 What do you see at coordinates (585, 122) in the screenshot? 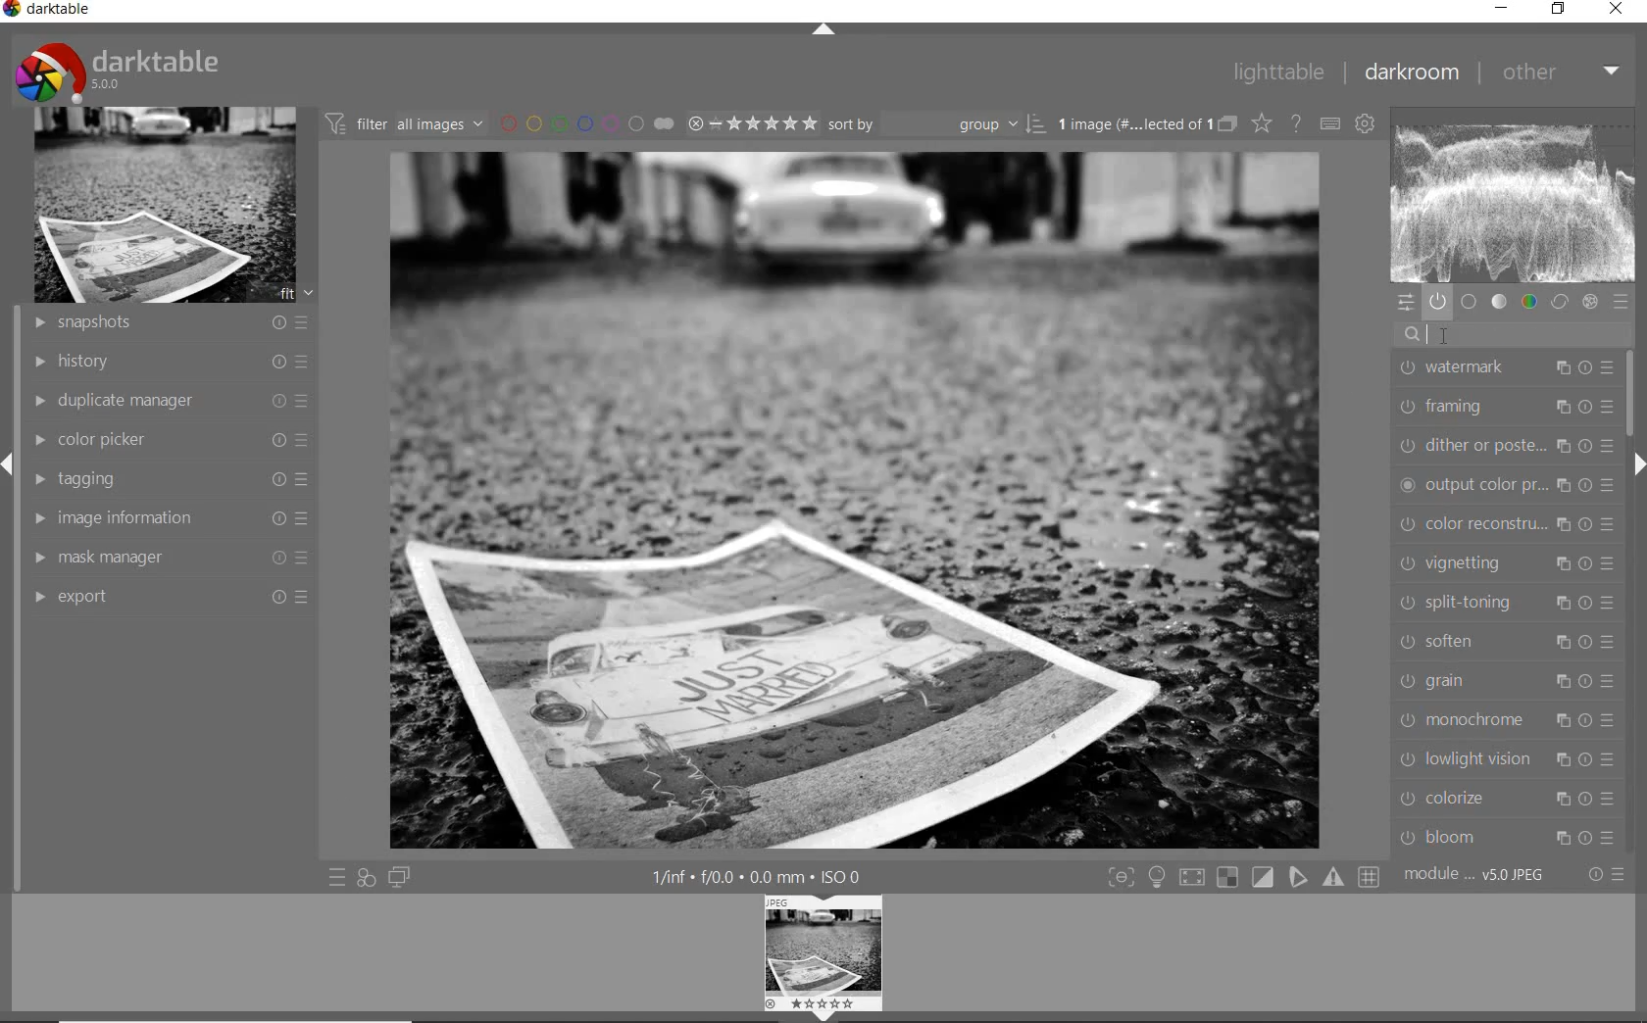
I see `filter by image color lebel` at bounding box center [585, 122].